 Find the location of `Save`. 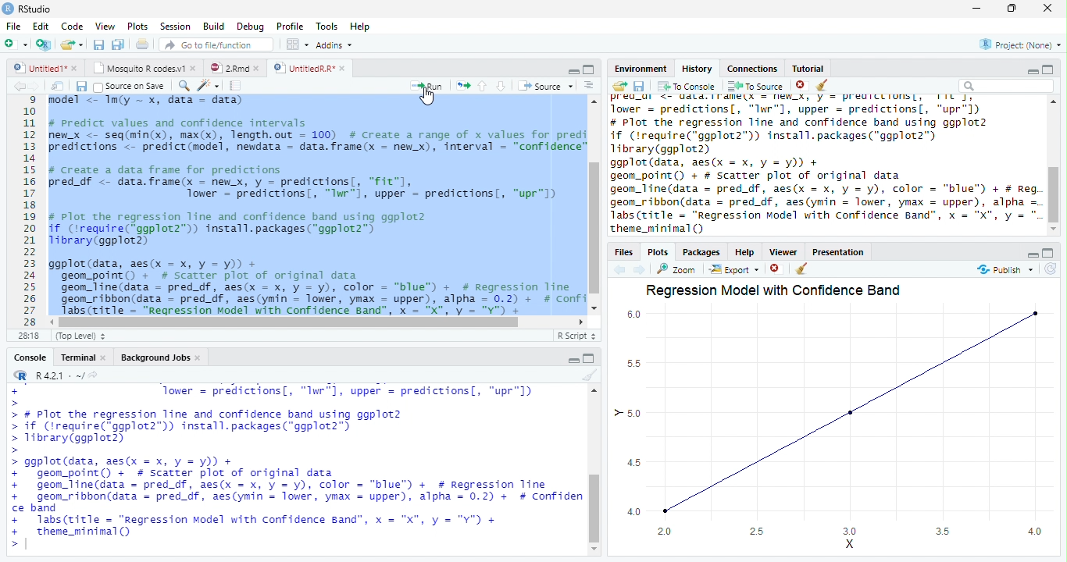

Save is located at coordinates (639, 88).